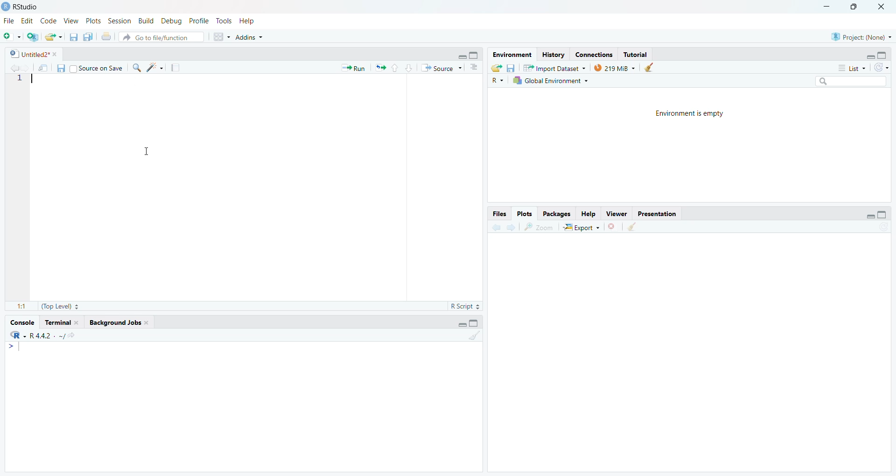 The height and width of the screenshot is (476, 896). Describe the element at coordinates (652, 67) in the screenshot. I see `Clear` at that location.